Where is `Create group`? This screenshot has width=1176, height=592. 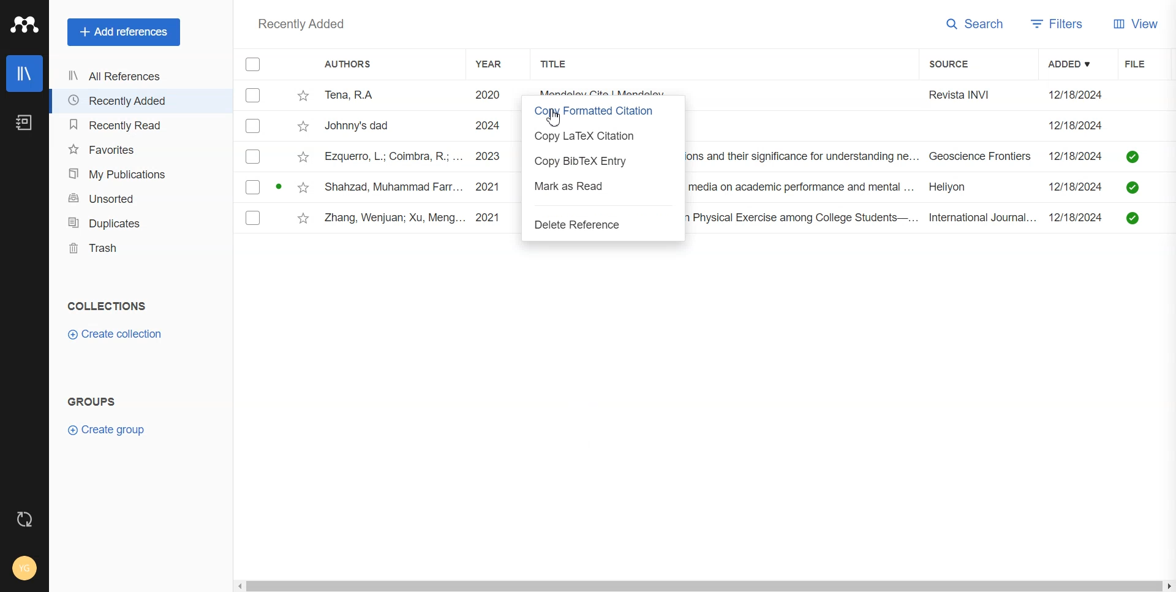
Create group is located at coordinates (106, 430).